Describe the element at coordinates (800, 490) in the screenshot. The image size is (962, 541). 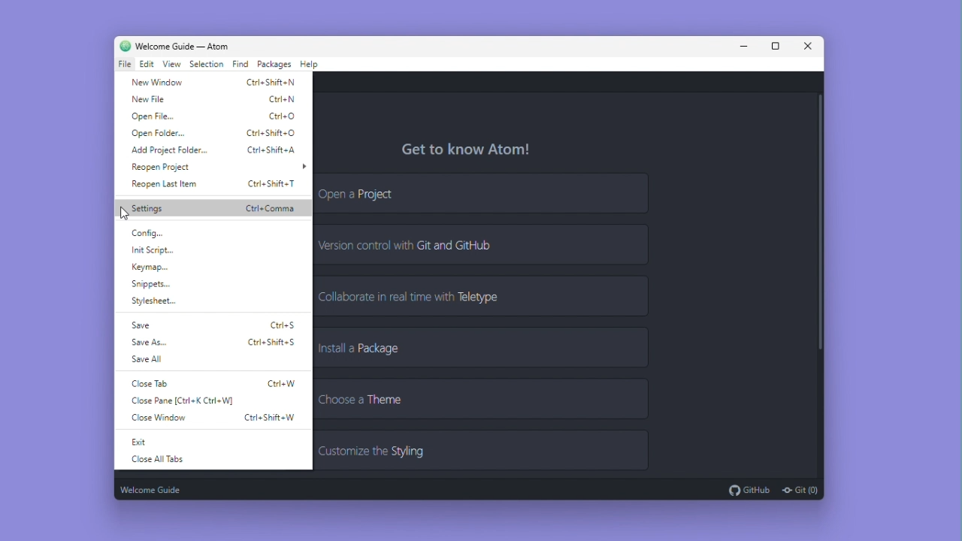
I see `Git (0)` at that location.